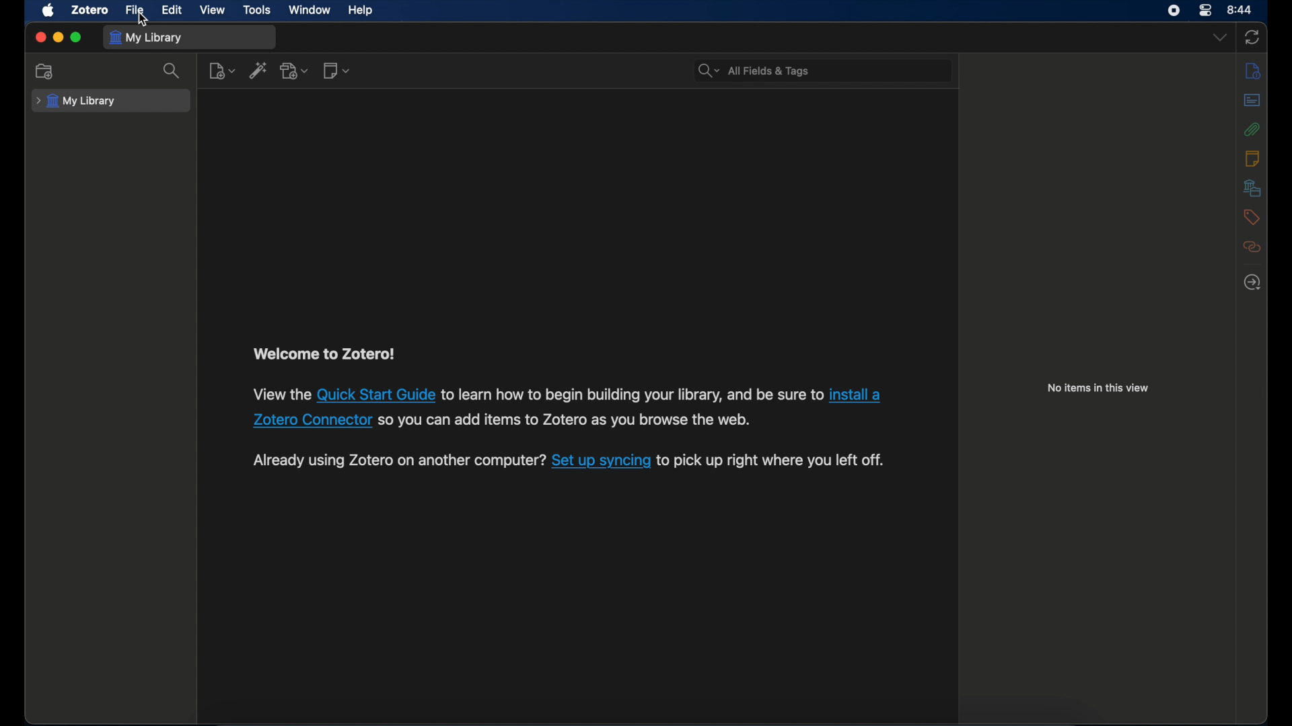 The image size is (1292, 726). Describe the element at coordinates (1251, 283) in the screenshot. I see `locate` at that location.